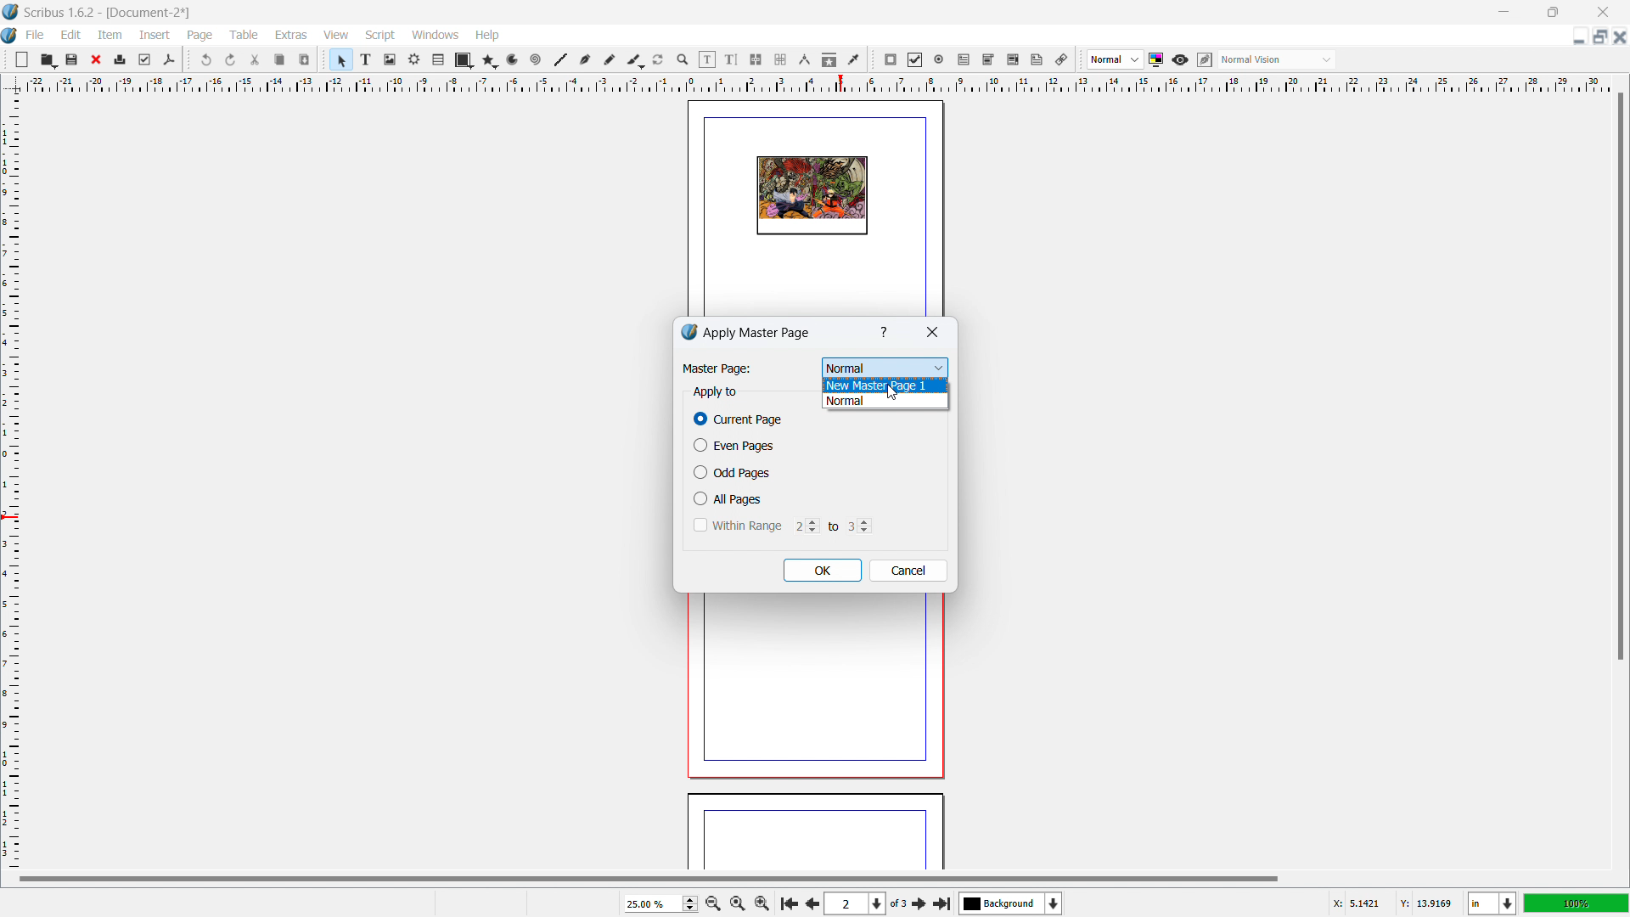 The image size is (1630, 917). I want to click on select visual appearance of the display, so click(1277, 59).